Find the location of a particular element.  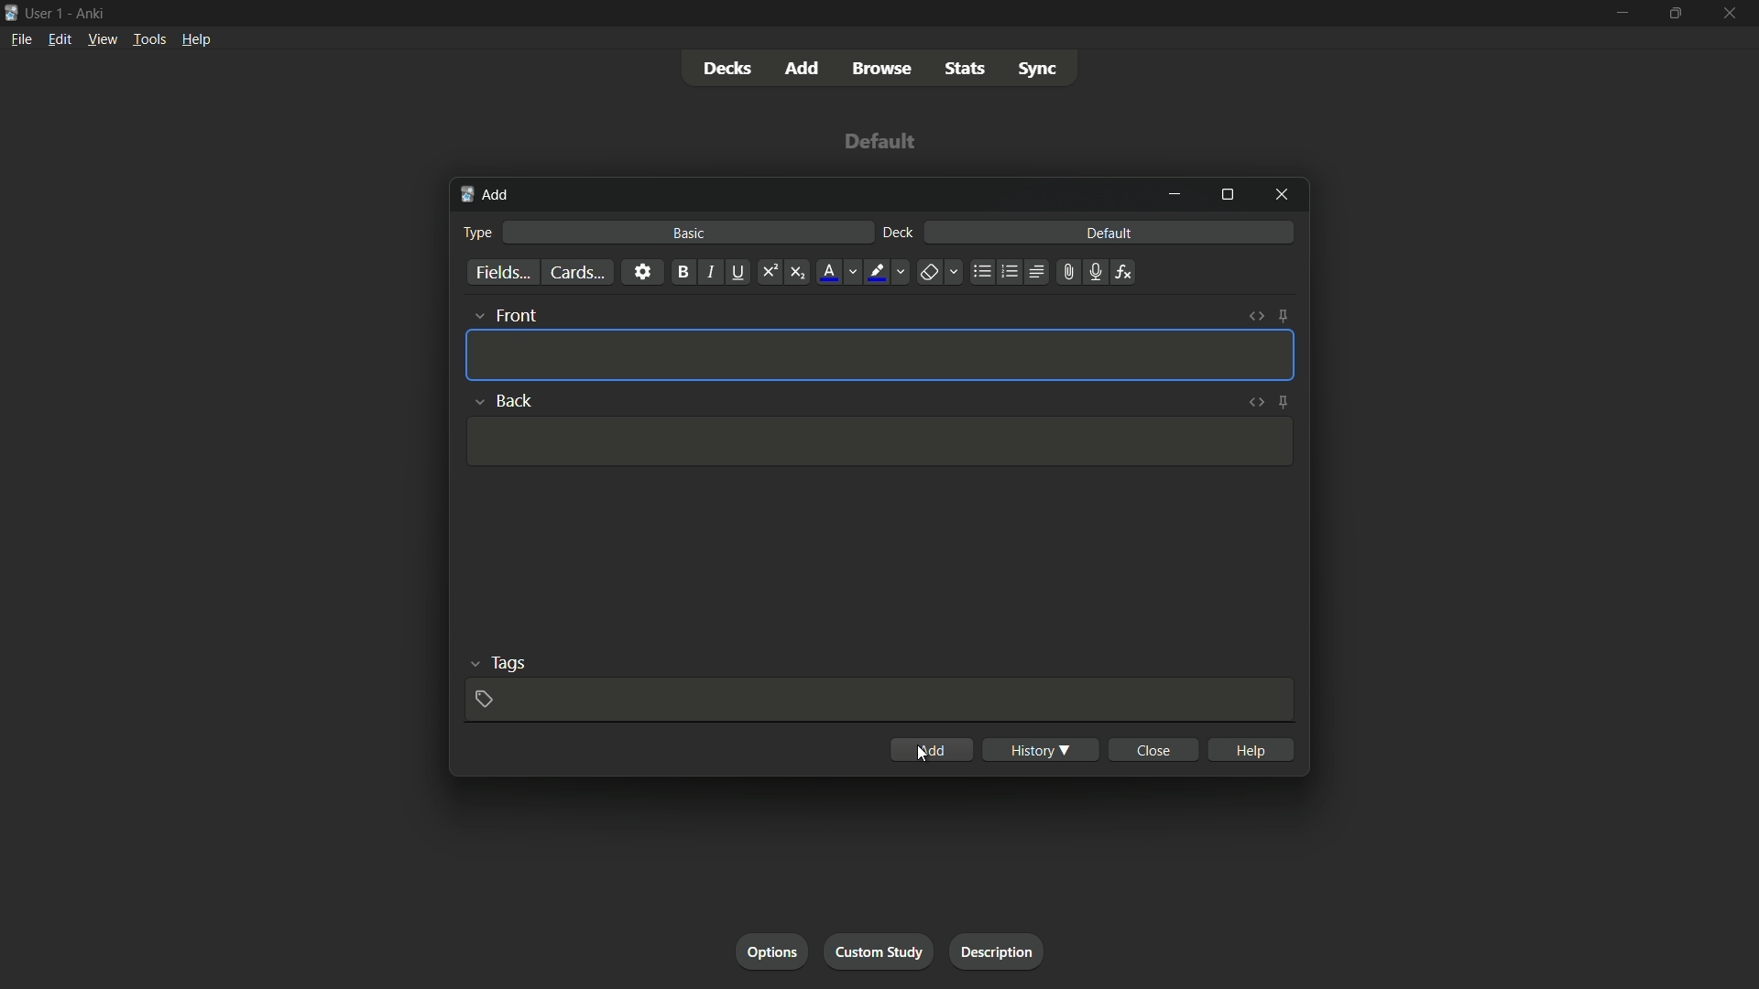

default is located at coordinates (1111, 233).